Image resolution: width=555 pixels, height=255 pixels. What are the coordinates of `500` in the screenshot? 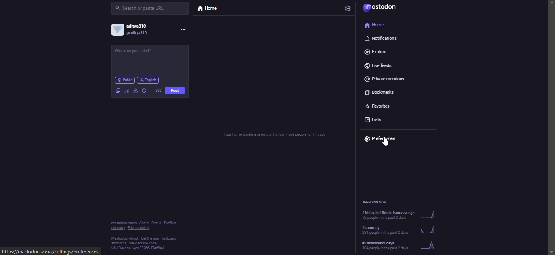 It's located at (158, 90).